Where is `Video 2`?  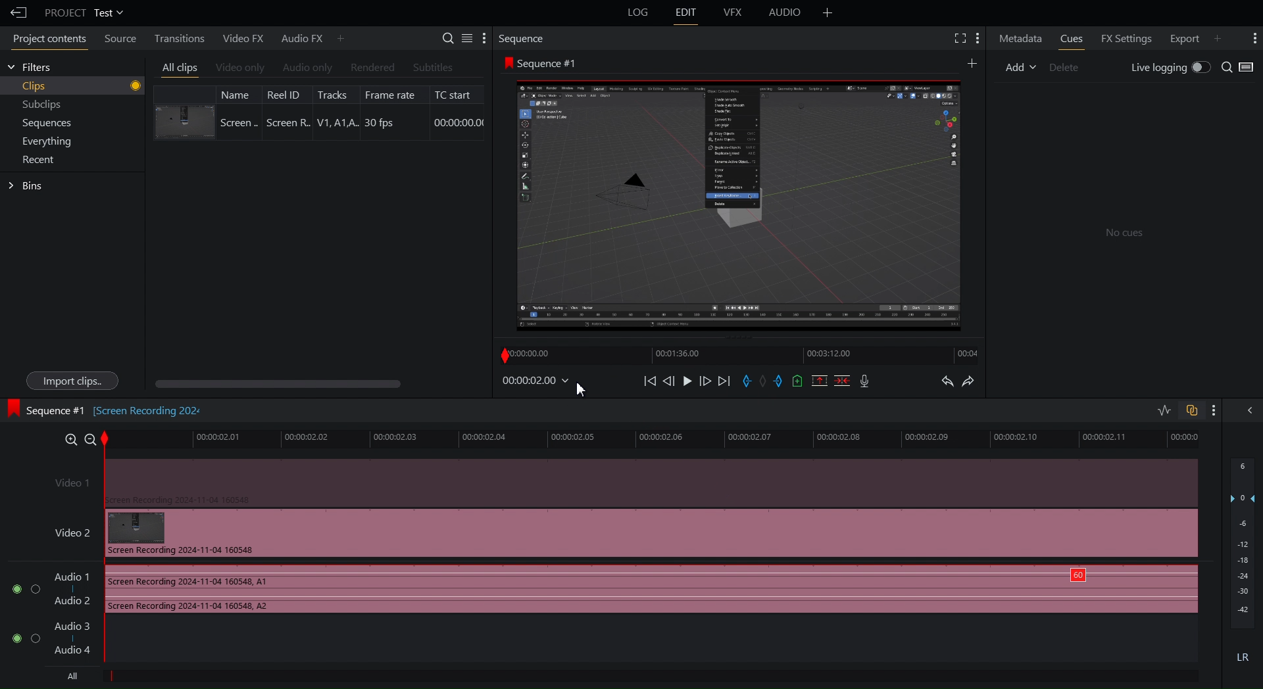
Video 2 is located at coordinates (618, 533).